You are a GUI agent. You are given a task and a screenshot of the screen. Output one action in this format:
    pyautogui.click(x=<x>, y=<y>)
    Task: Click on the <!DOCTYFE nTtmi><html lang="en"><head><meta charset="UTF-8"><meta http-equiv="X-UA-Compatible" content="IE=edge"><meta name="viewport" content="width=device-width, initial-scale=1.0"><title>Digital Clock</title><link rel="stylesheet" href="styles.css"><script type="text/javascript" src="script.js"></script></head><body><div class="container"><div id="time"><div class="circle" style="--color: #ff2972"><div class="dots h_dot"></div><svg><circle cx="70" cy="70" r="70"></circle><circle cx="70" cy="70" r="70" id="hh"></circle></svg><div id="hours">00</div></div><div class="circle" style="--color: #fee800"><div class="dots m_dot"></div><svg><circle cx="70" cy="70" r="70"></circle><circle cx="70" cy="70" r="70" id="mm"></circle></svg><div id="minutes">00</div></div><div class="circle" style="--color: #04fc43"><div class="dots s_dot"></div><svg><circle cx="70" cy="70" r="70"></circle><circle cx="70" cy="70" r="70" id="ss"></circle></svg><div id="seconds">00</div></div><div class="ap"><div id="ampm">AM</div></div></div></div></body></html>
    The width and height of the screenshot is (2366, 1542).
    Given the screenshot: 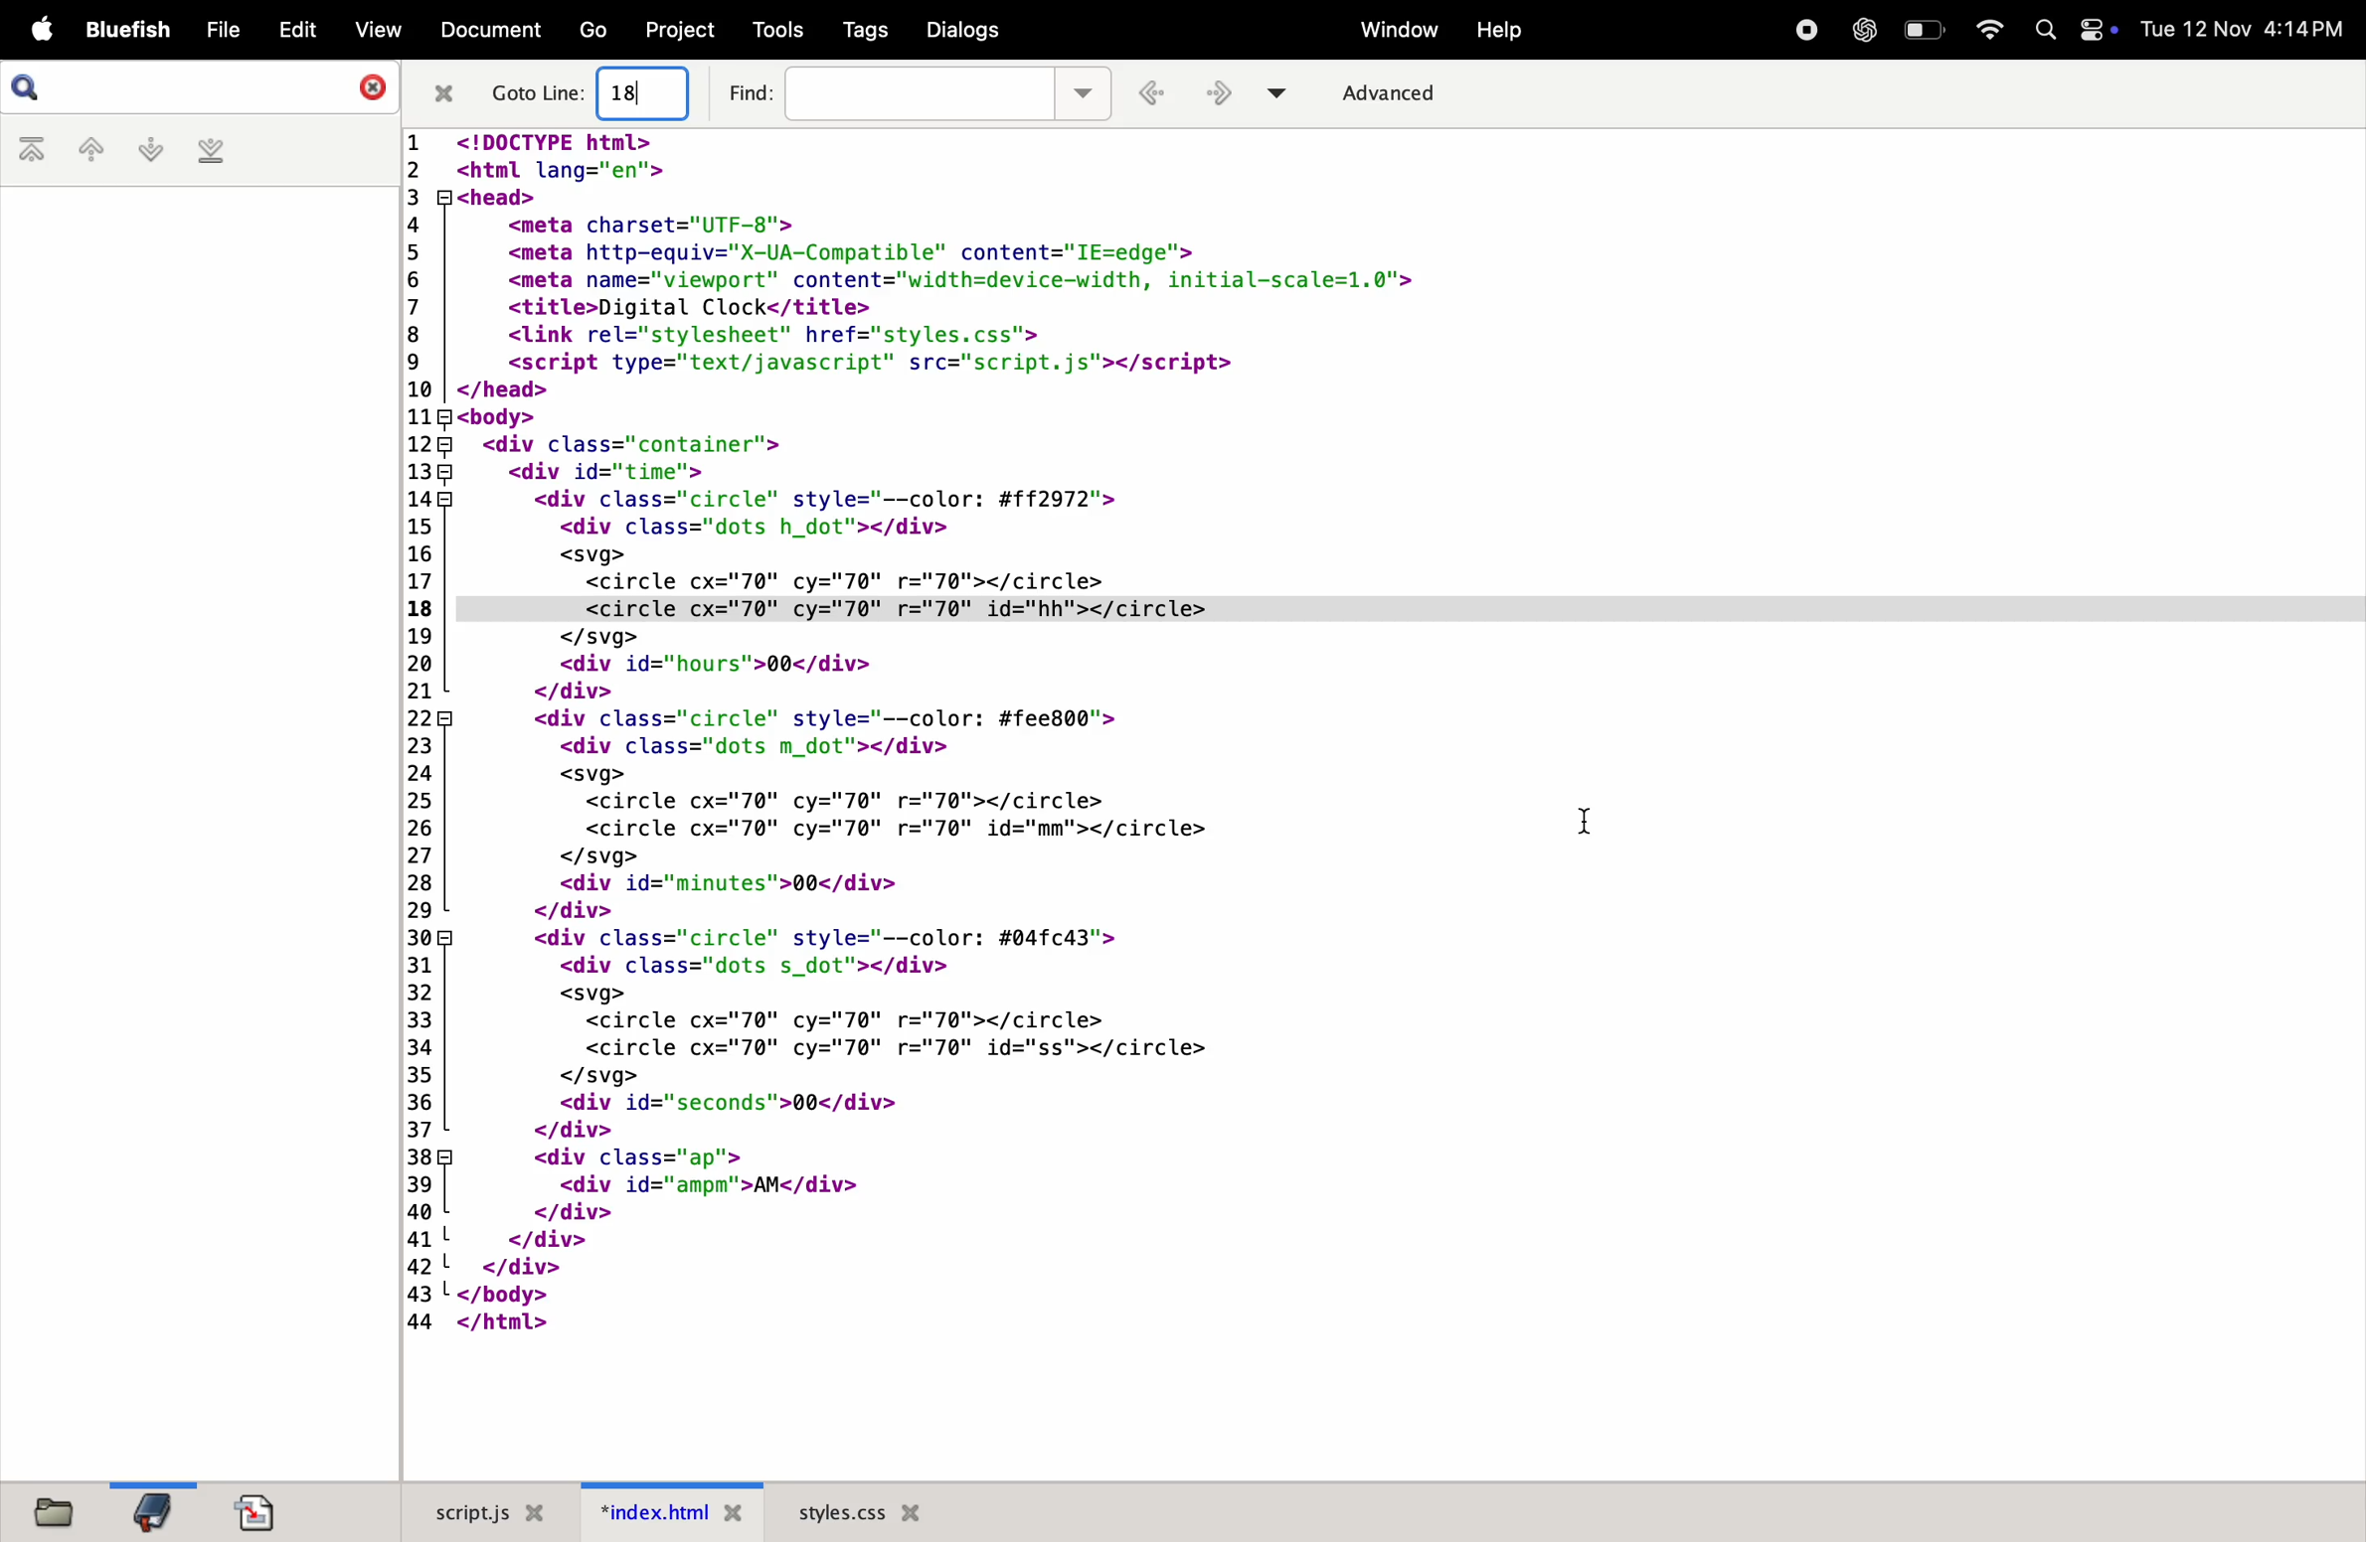 What is the action you would take?
    pyautogui.click(x=1003, y=747)
    